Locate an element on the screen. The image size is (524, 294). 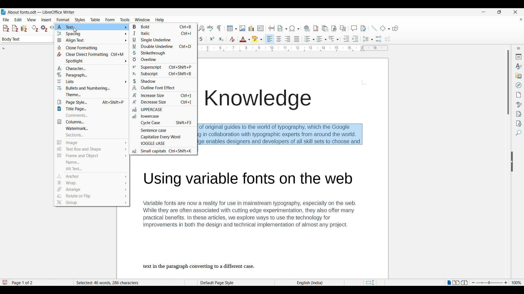
Strikethrough is located at coordinates (162, 53).